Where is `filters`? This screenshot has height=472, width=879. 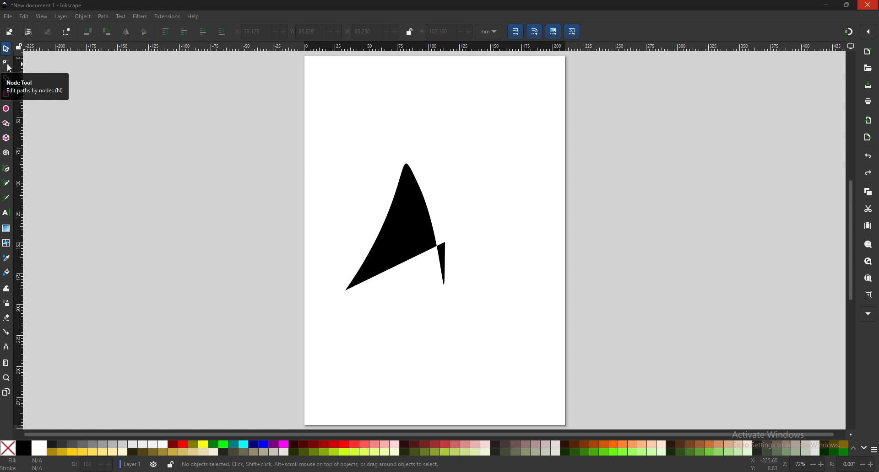 filters is located at coordinates (140, 16).